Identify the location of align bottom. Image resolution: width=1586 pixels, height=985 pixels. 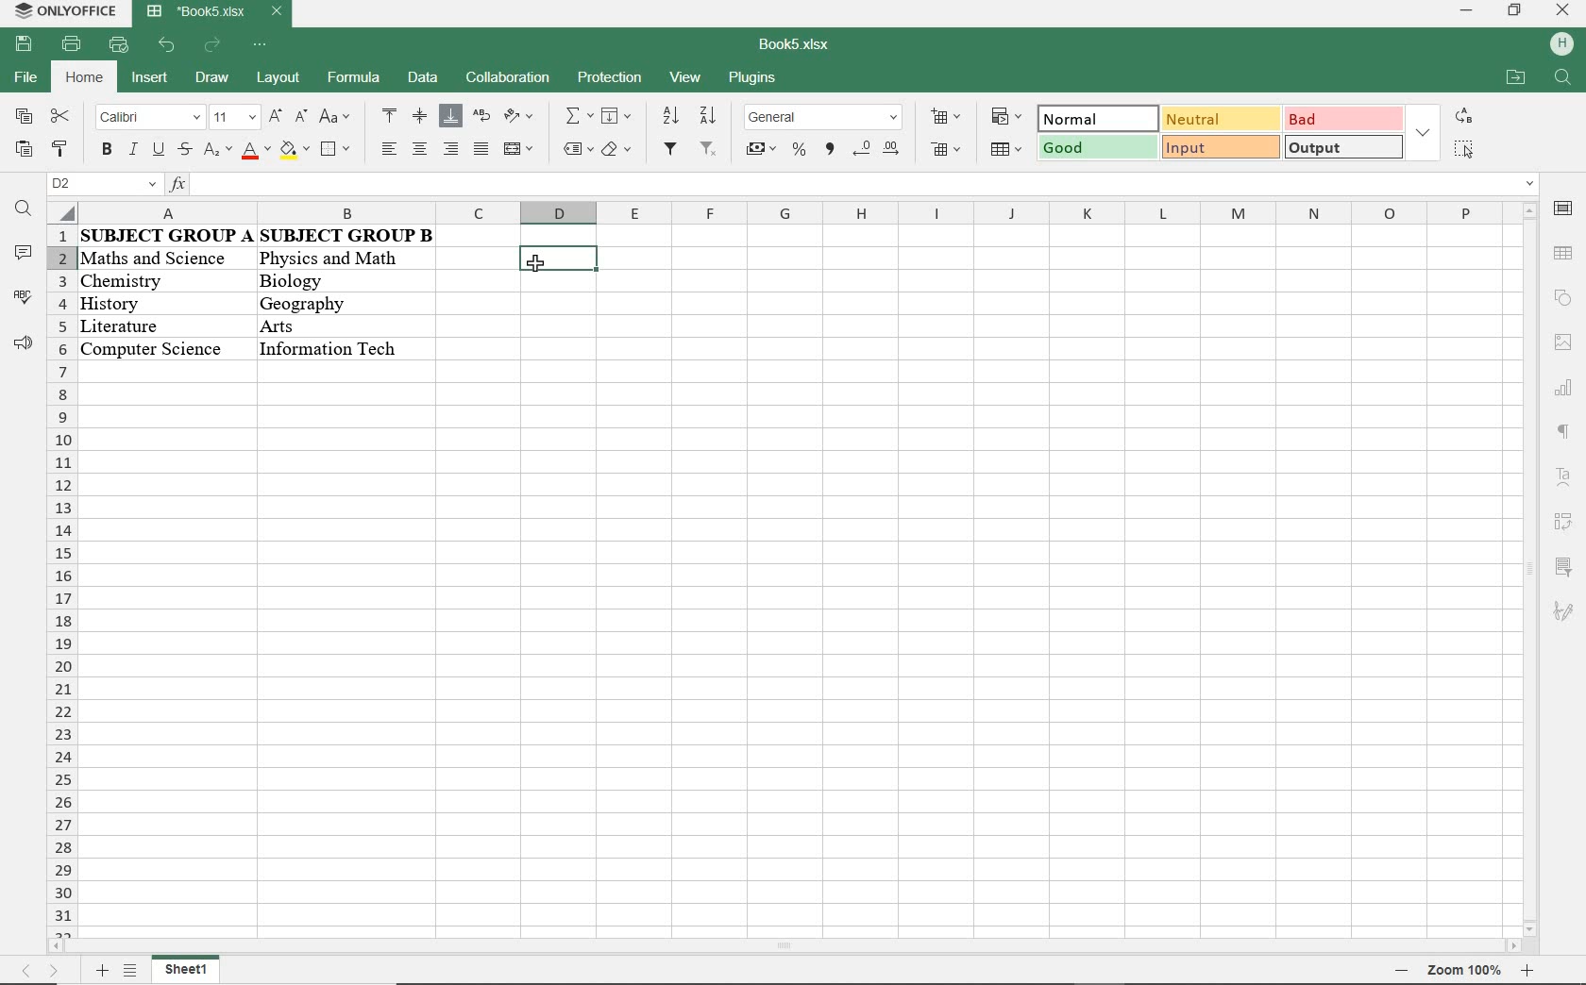
(451, 118).